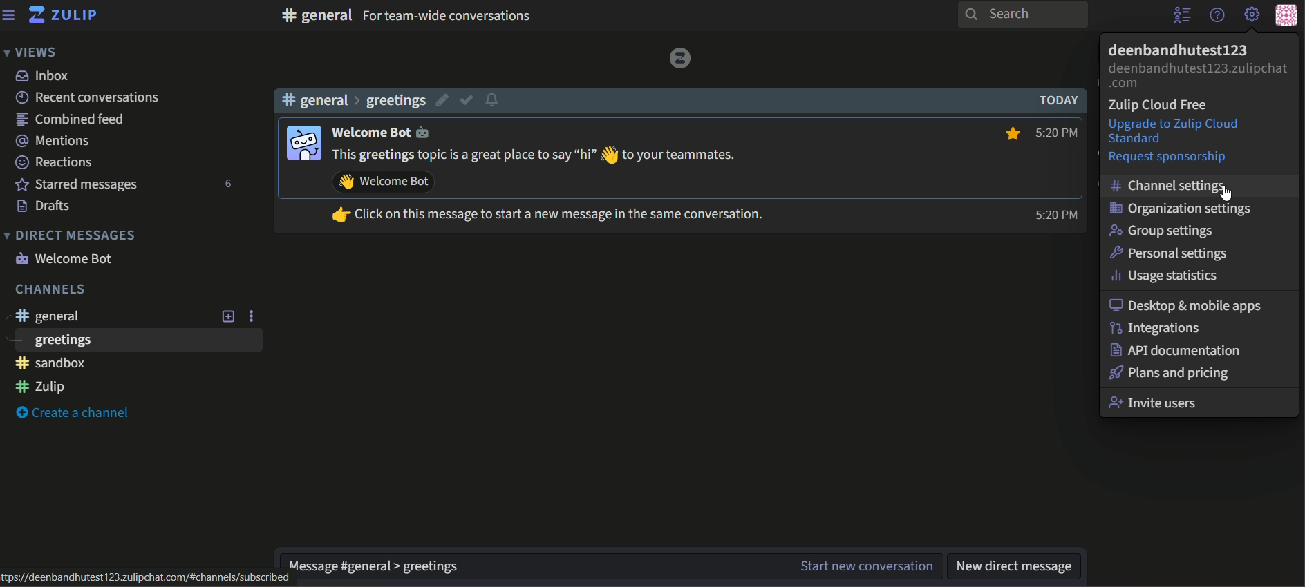  Describe the element at coordinates (388, 133) in the screenshot. I see `user name` at that location.